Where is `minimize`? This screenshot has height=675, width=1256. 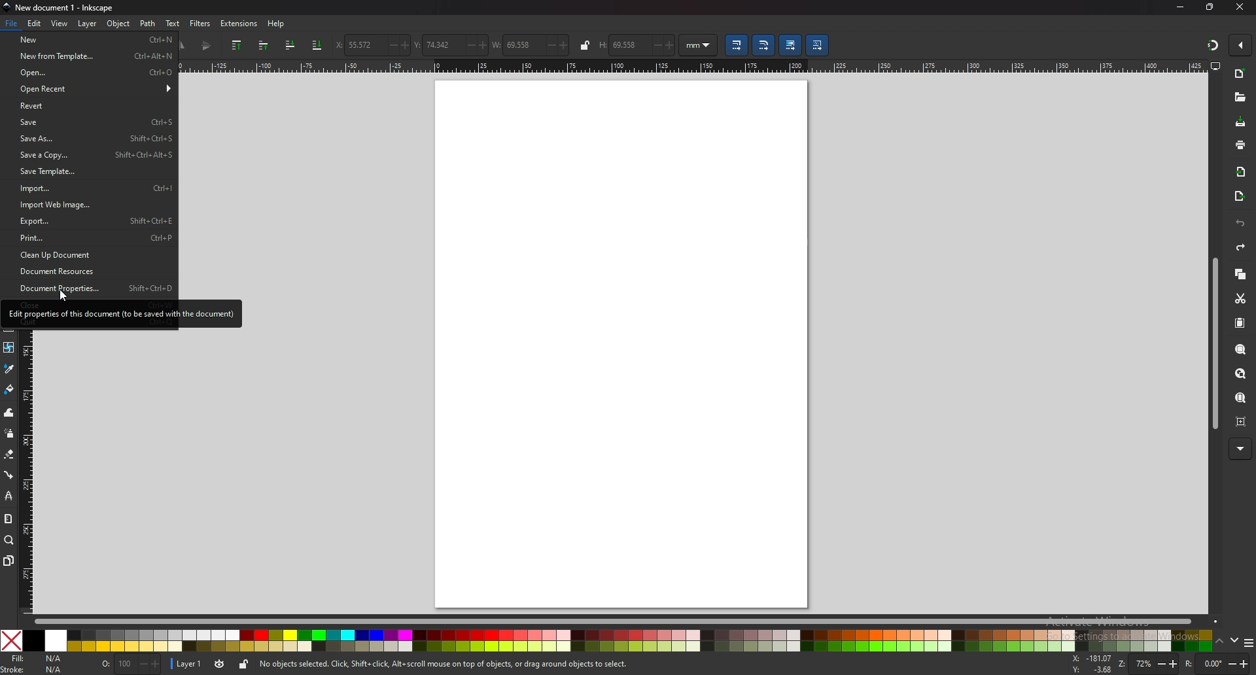 minimize is located at coordinates (1180, 7).